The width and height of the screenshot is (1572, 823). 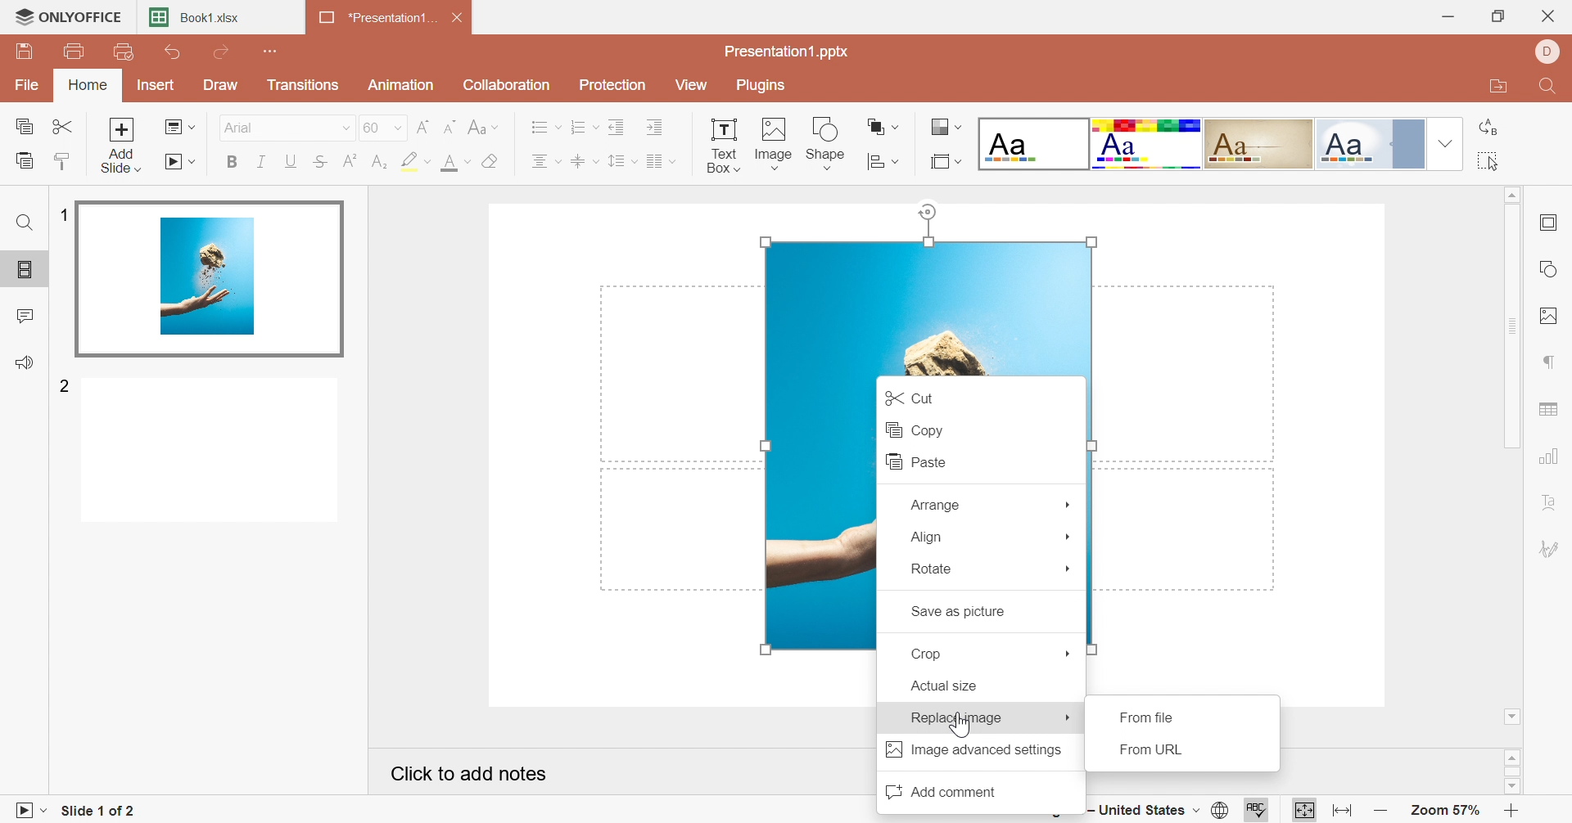 I want to click on From file, so click(x=1150, y=716).